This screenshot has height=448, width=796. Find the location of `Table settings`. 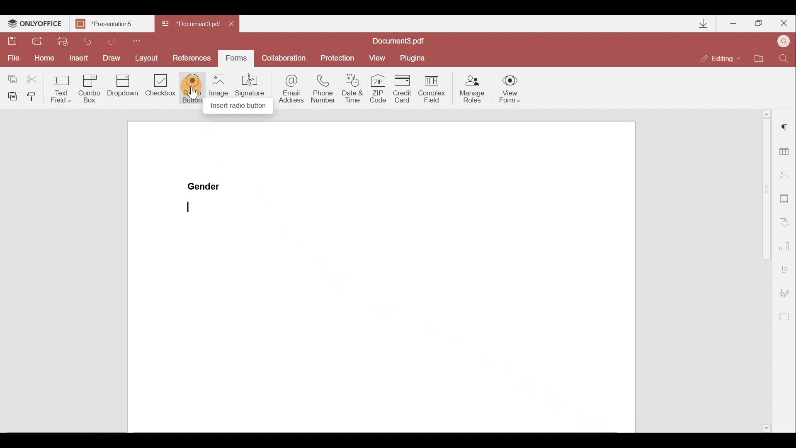

Table settings is located at coordinates (786, 150).